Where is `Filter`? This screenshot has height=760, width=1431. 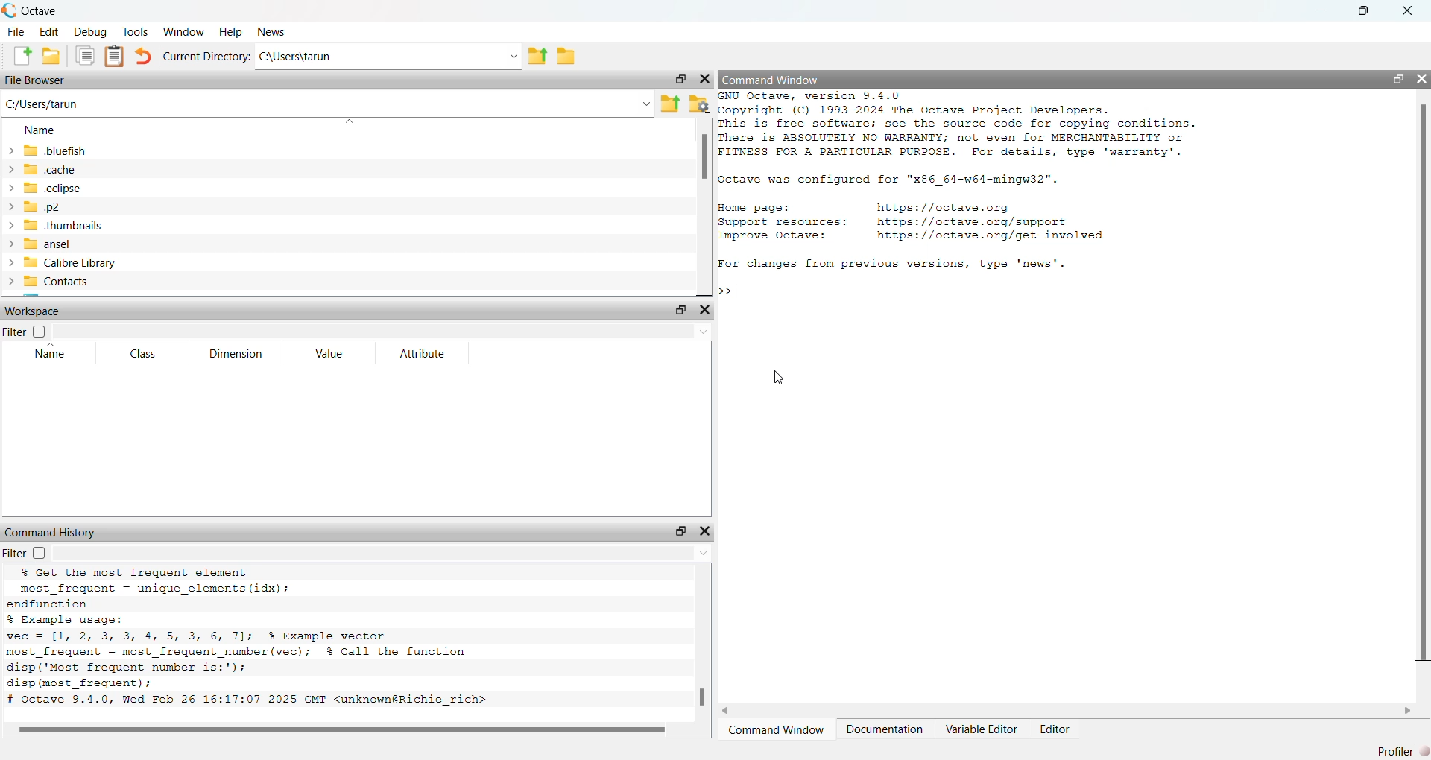 Filter is located at coordinates (25, 553).